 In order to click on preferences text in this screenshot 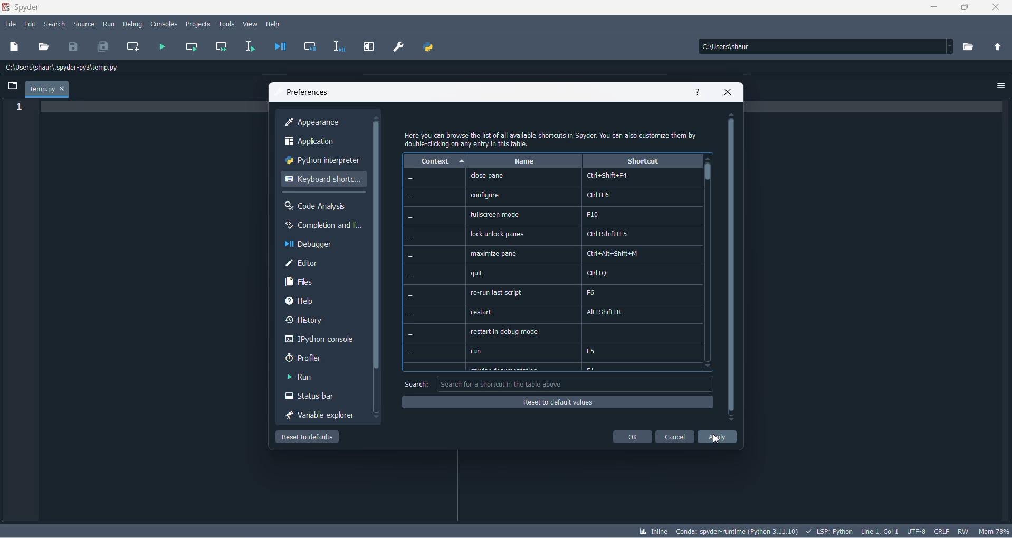, I will do `click(307, 93)`.